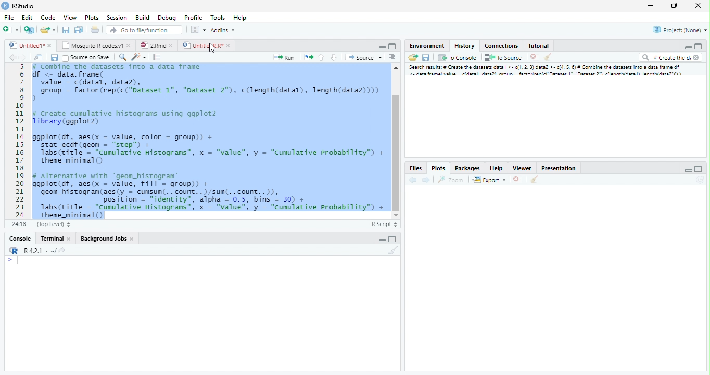 The image size is (710, 375). What do you see at coordinates (284, 57) in the screenshot?
I see `Run` at bounding box center [284, 57].